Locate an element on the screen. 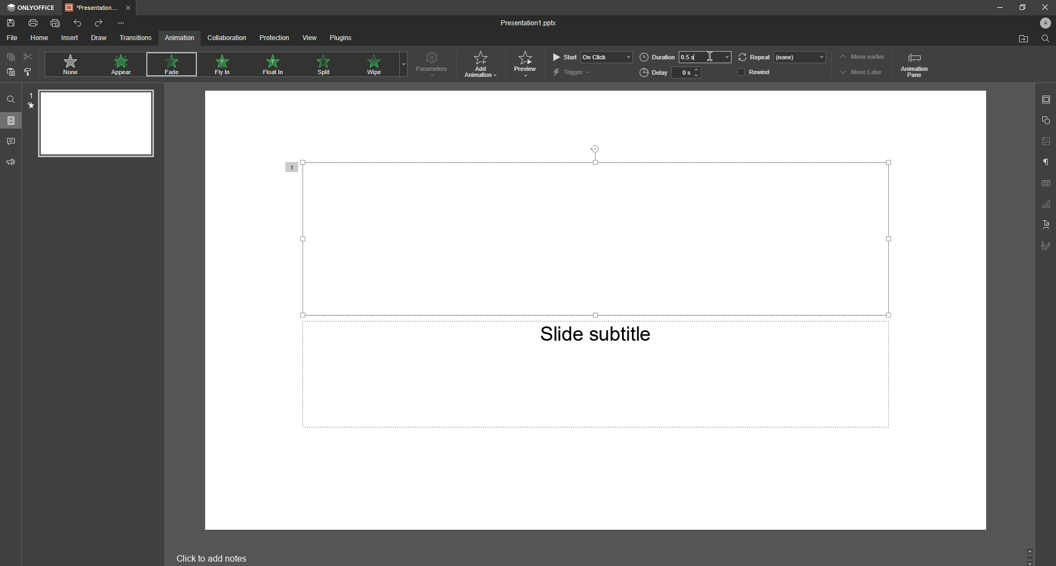 The width and height of the screenshot is (1056, 566). Start is located at coordinates (590, 57).